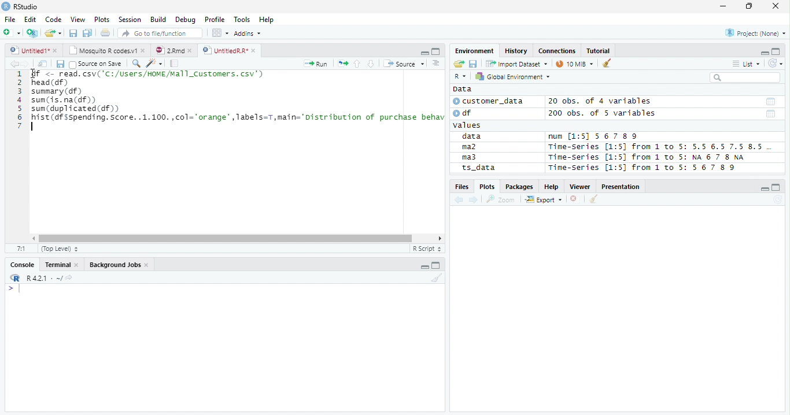 The width and height of the screenshot is (790, 415). Describe the element at coordinates (268, 20) in the screenshot. I see `Help` at that location.